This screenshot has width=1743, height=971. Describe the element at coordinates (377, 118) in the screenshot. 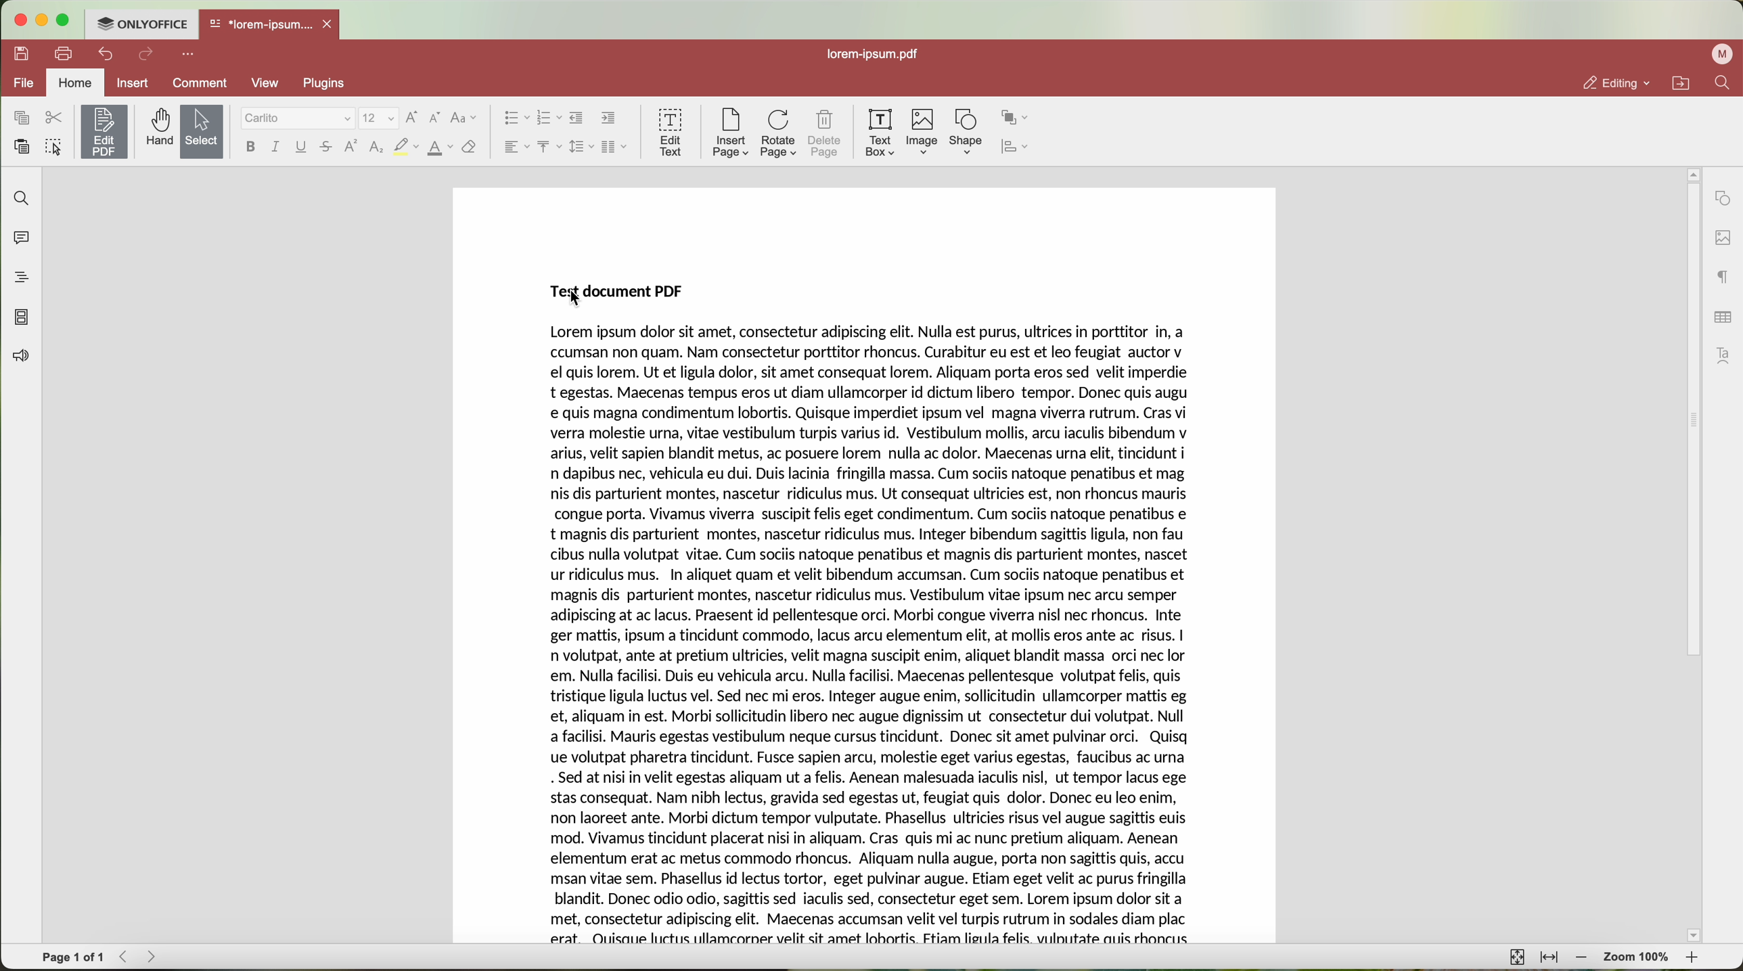

I see `size font` at that location.